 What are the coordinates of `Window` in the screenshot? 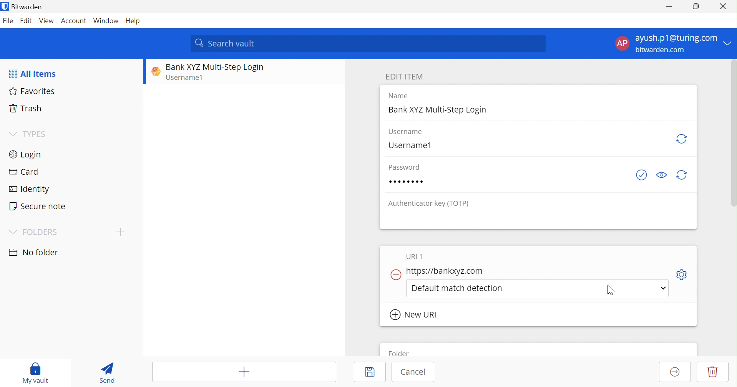 It's located at (106, 21).